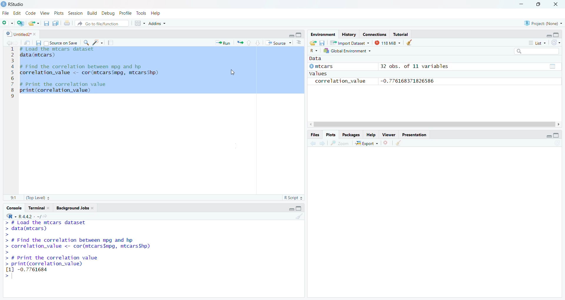  Describe the element at coordinates (111, 42) in the screenshot. I see `Compile Report (Ctrl + Shift + K)` at that location.